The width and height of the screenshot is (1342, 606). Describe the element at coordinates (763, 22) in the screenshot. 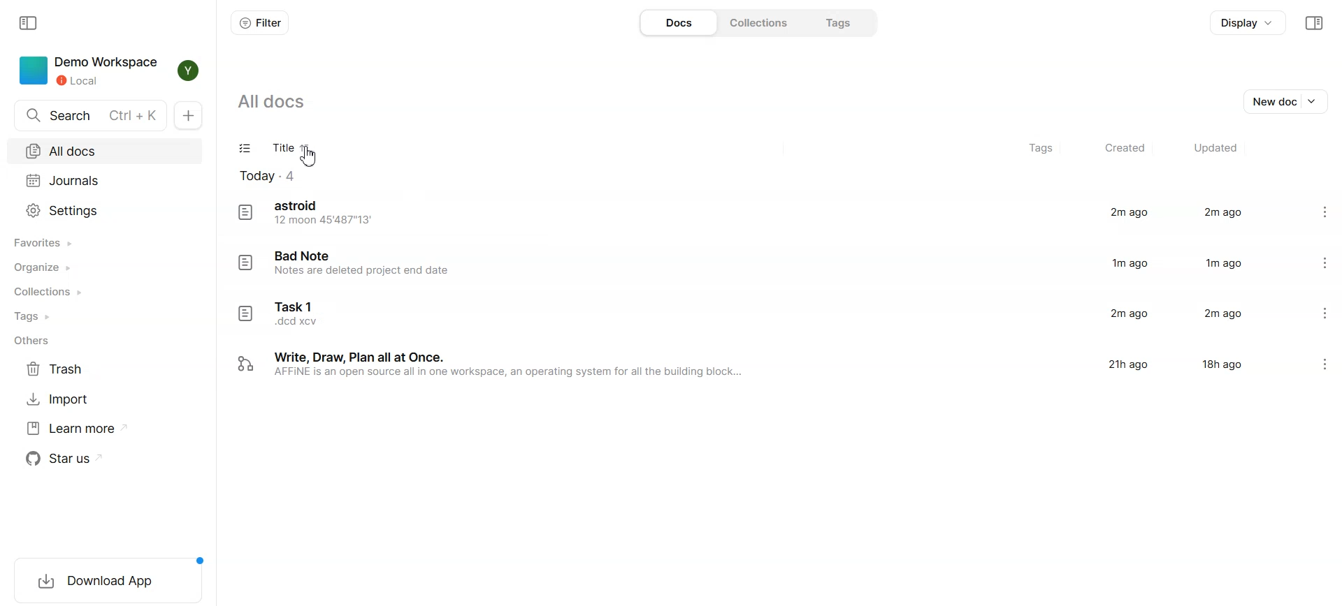

I see `Collections` at that location.